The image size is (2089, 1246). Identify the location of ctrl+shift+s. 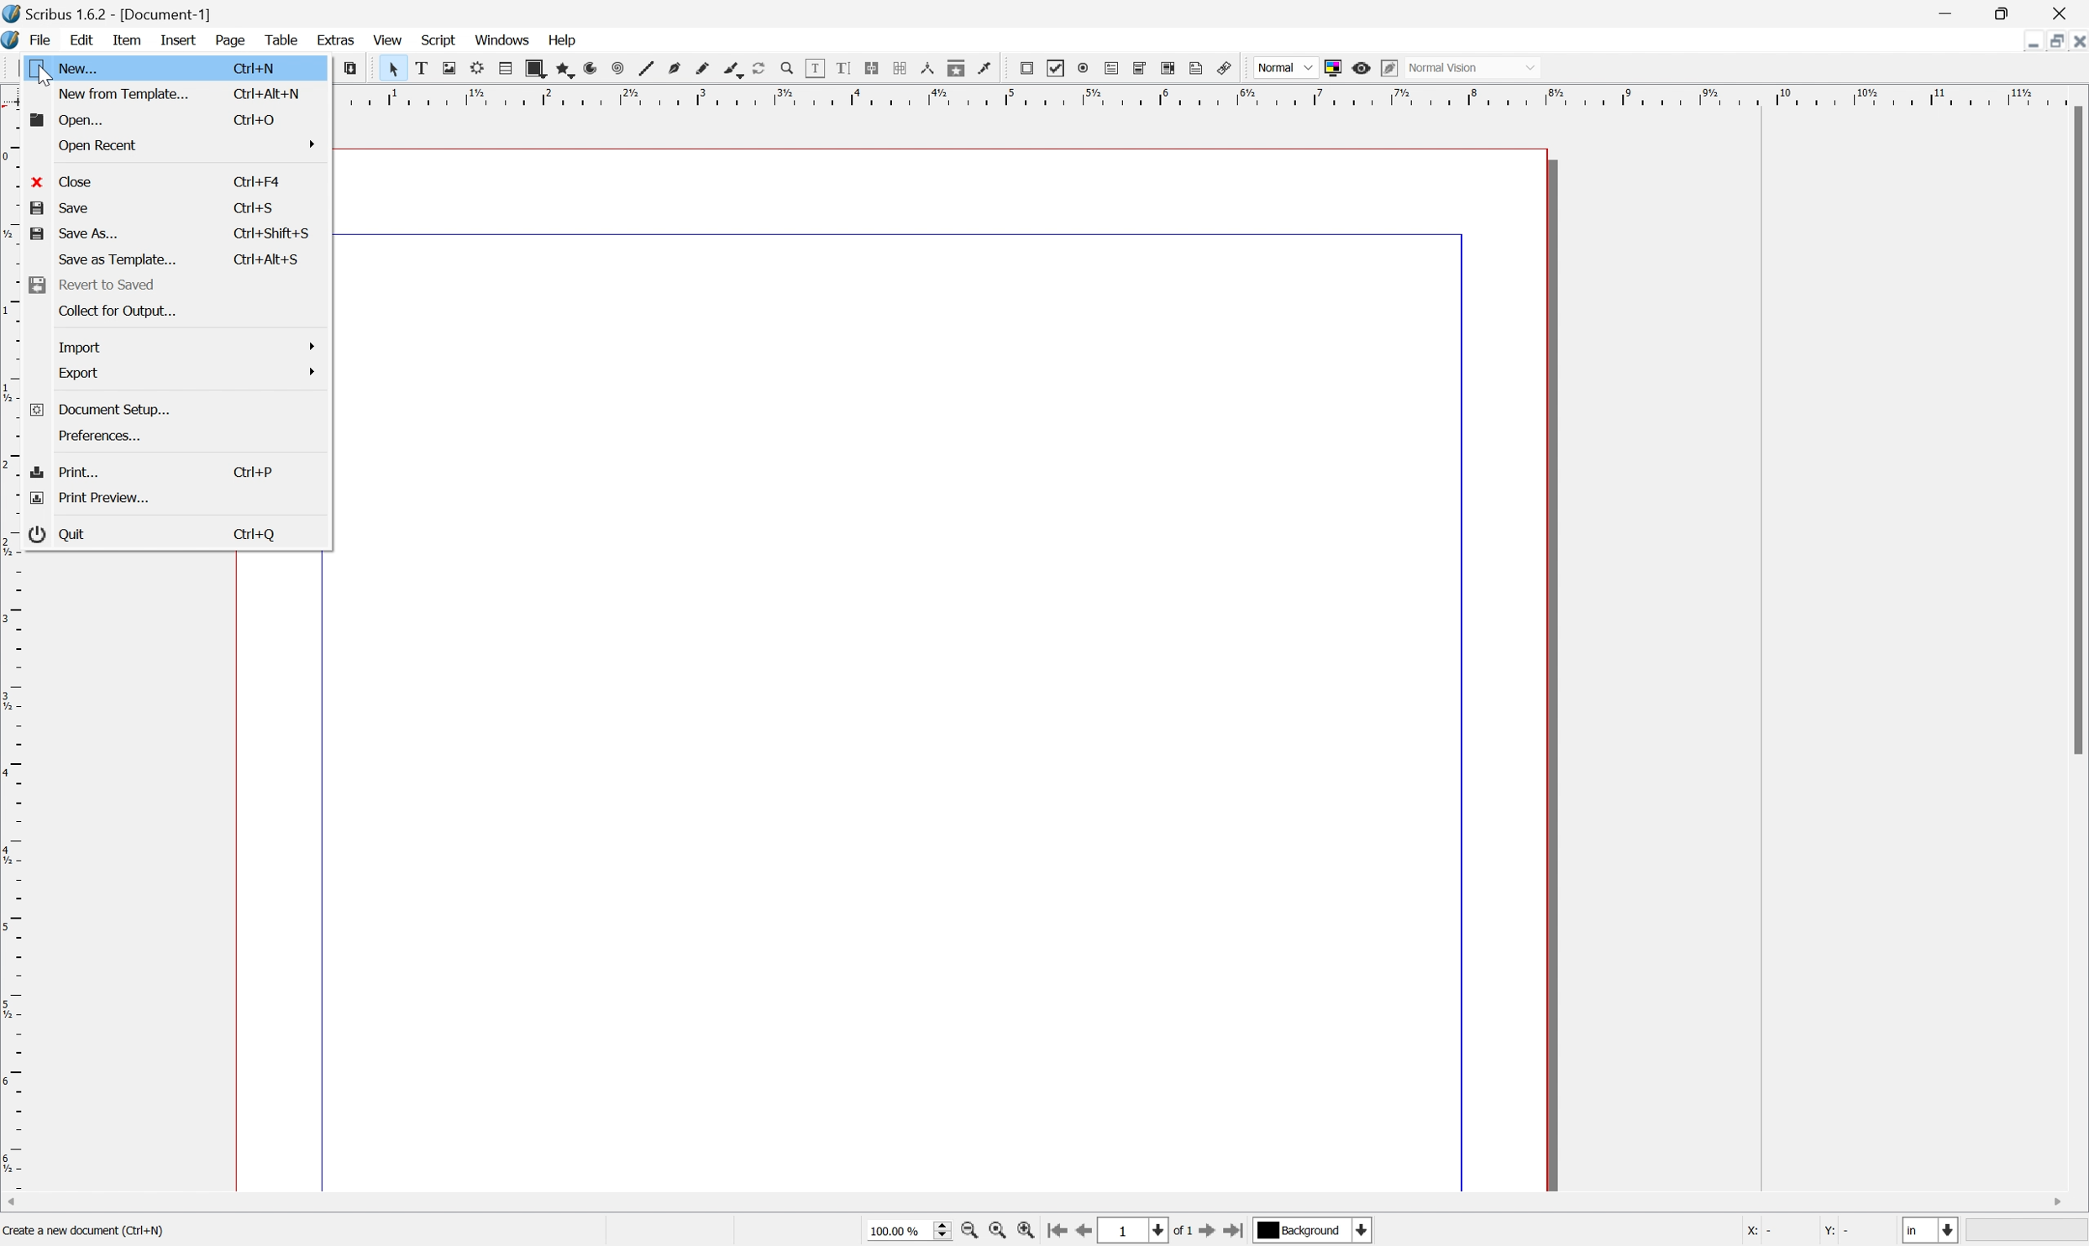
(265, 259).